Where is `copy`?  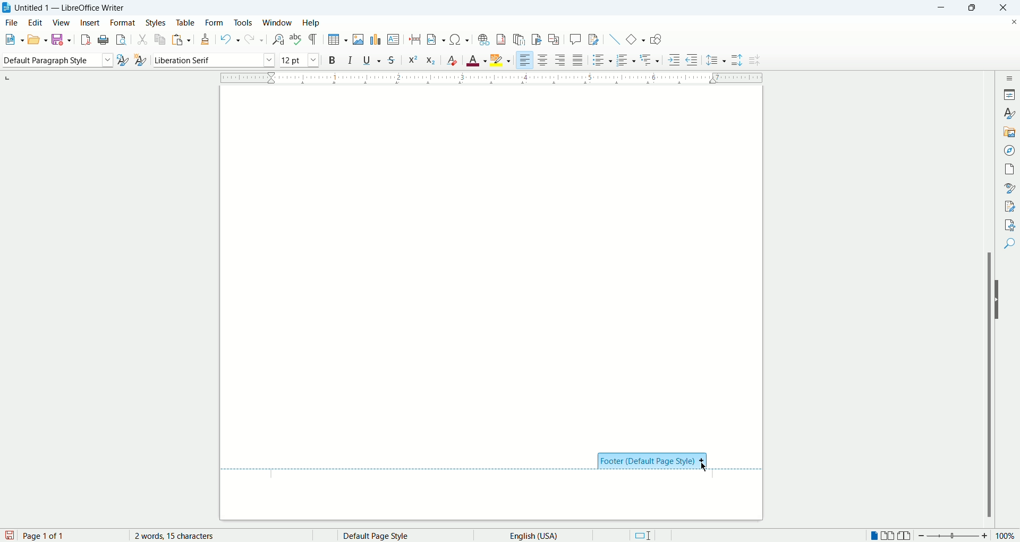
copy is located at coordinates (161, 39).